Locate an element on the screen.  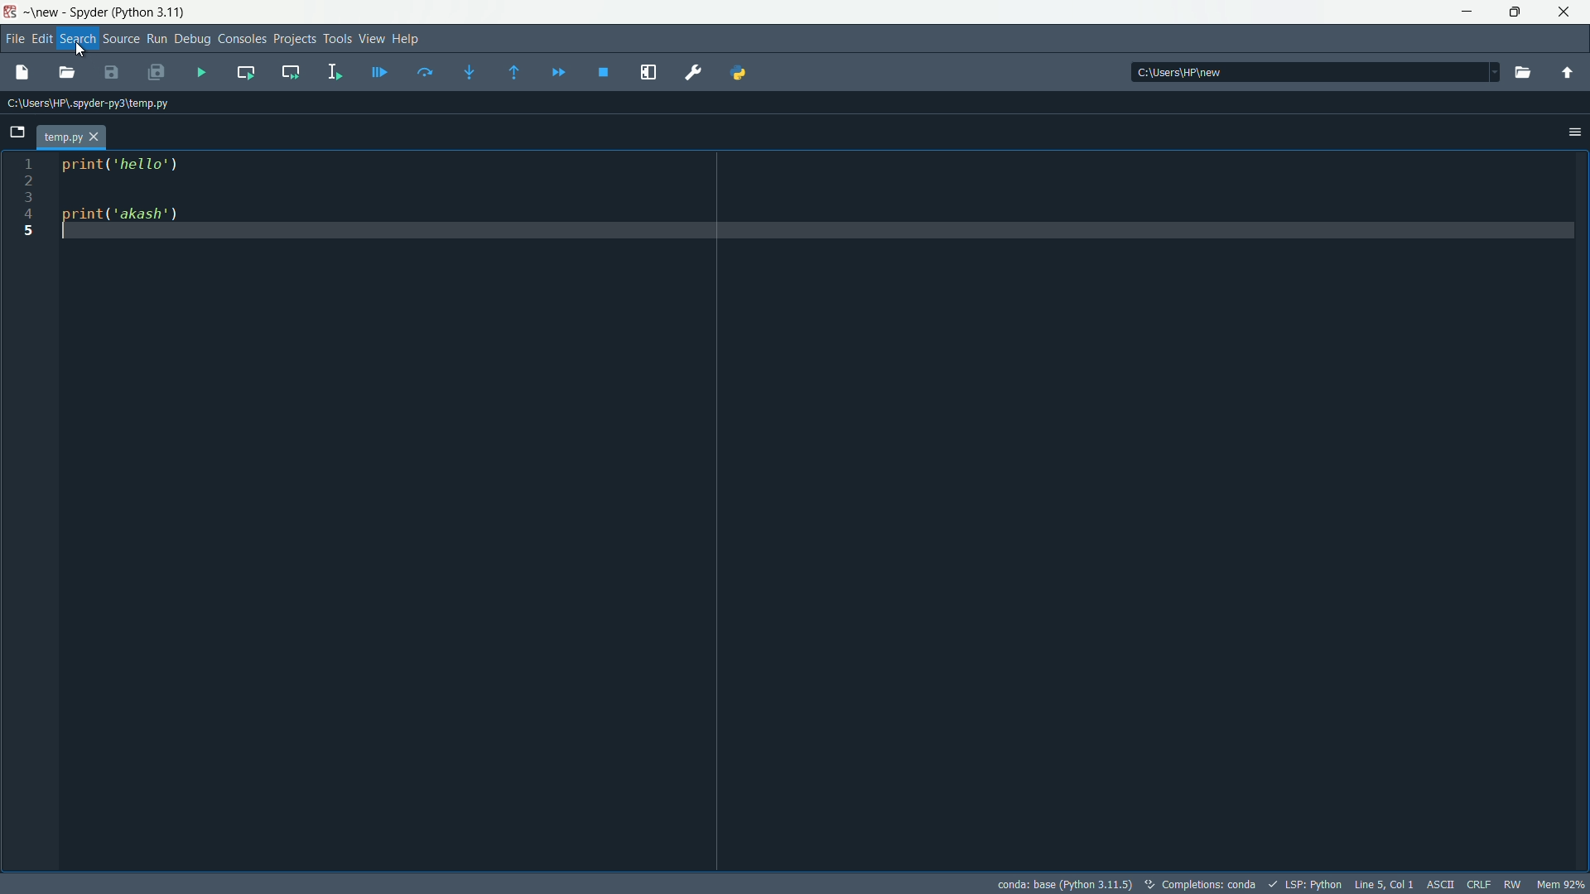
close app is located at coordinates (1564, 12).